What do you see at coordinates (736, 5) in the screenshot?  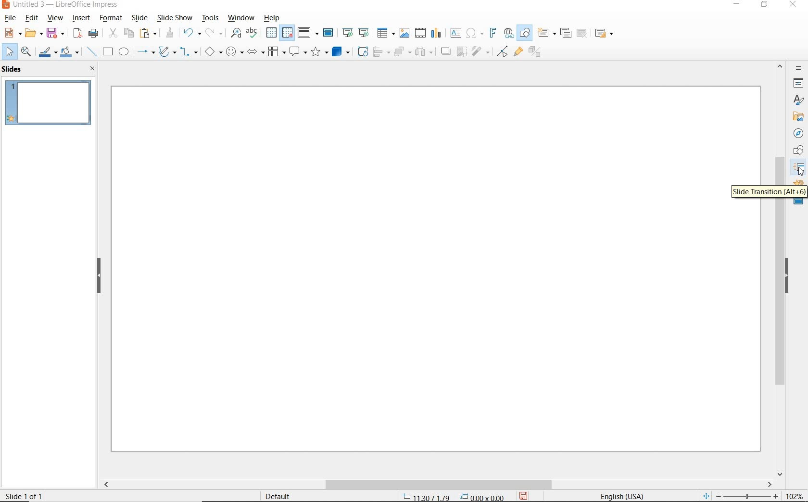 I see `MINIMIZE` at bounding box center [736, 5].